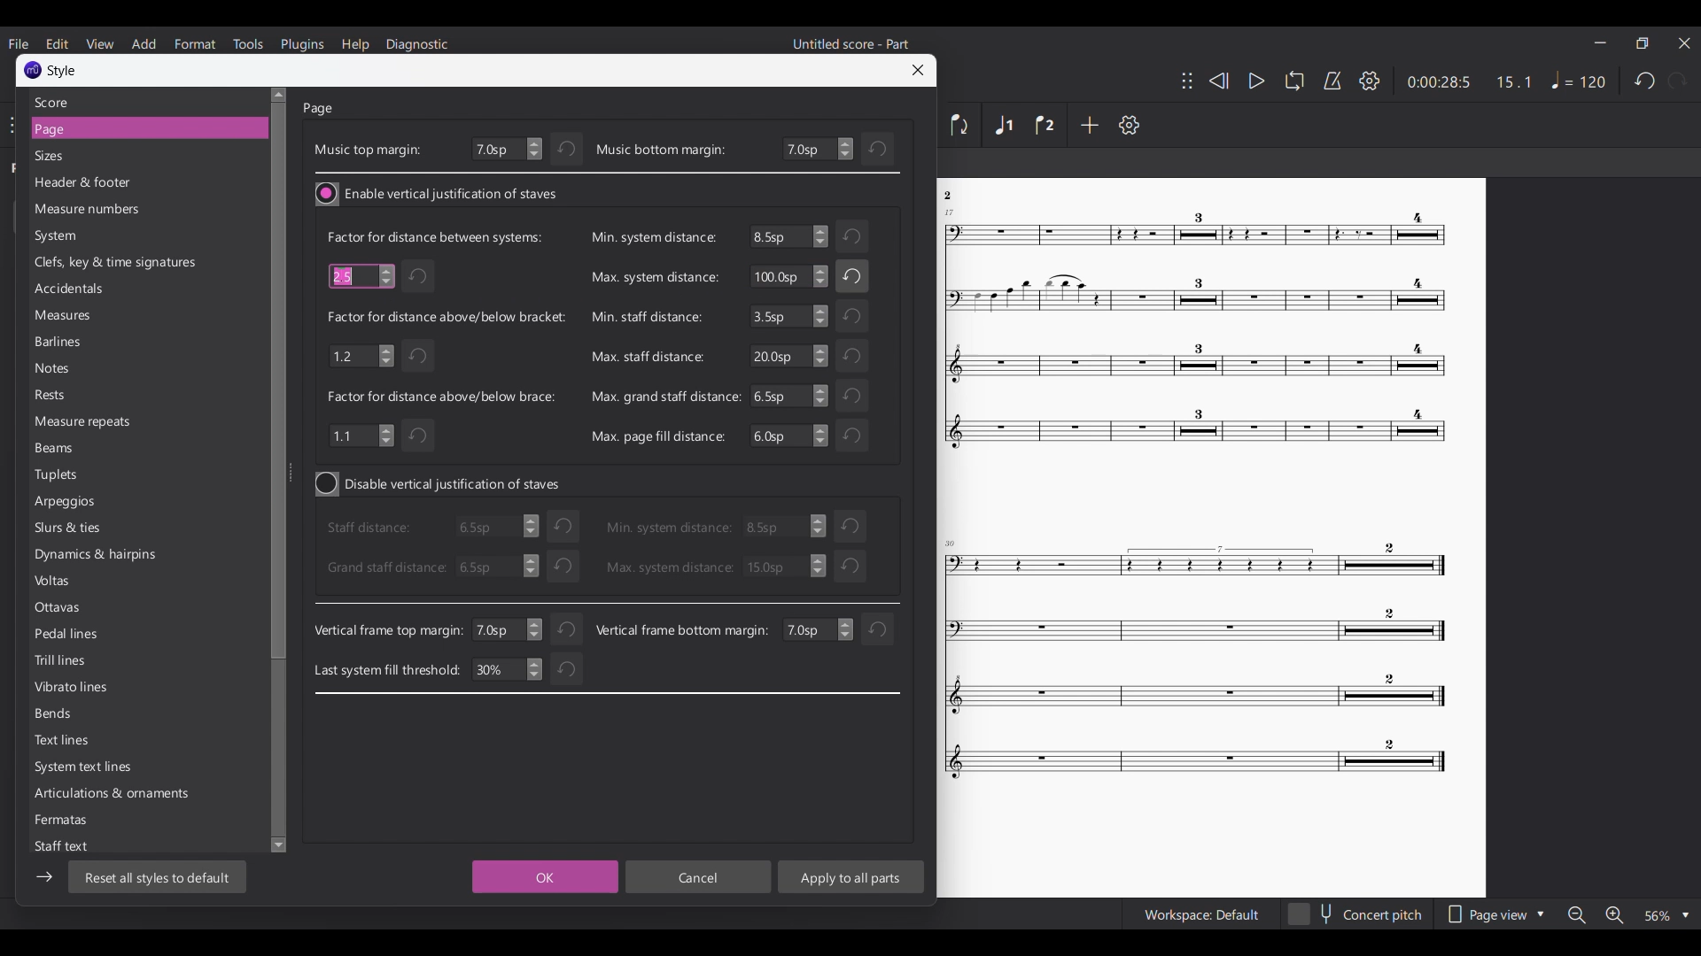 This screenshot has width=1701, height=956. Describe the element at coordinates (1370, 81) in the screenshot. I see `Settings` at that location.